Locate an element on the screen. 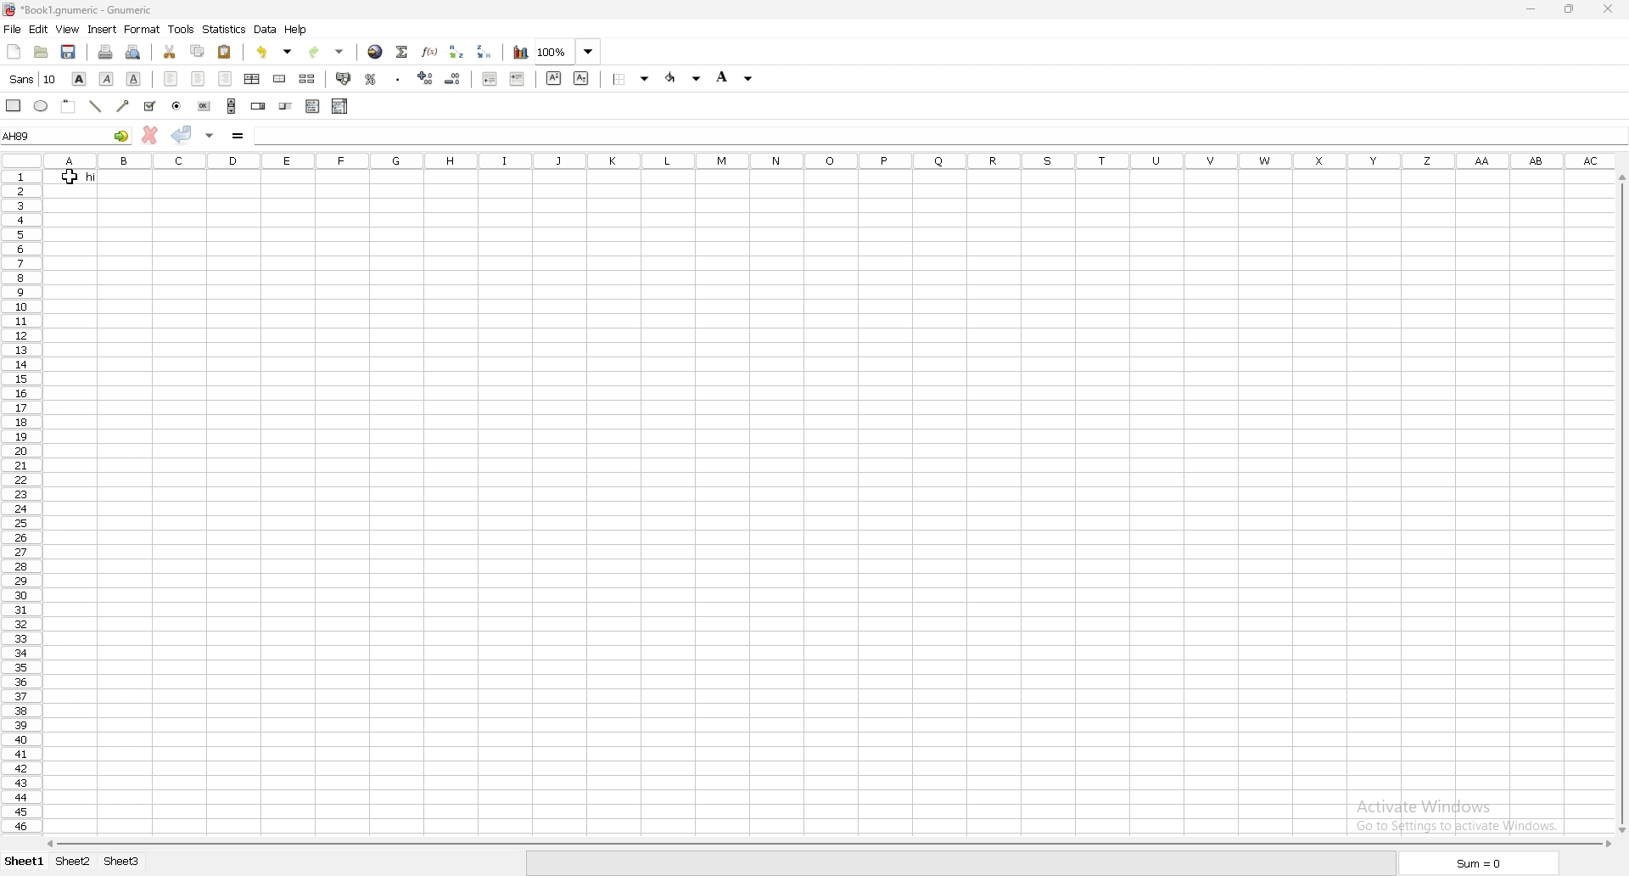 This screenshot has width=1629, height=876. chart is located at coordinates (520, 53).